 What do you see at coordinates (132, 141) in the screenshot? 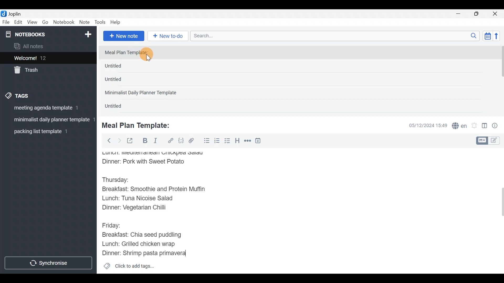
I see `Toggle external editing` at bounding box center [132, 141].